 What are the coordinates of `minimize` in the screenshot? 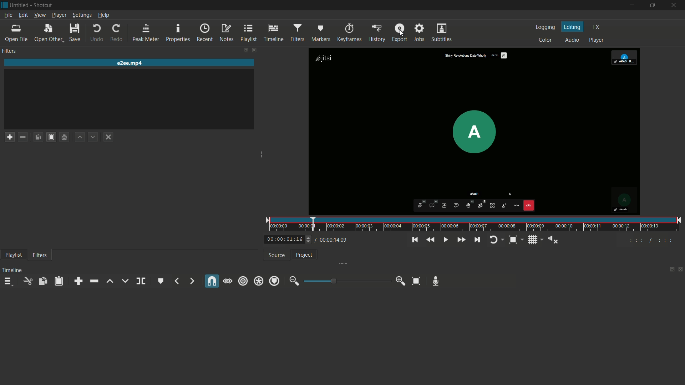 It's located at (630, 5).